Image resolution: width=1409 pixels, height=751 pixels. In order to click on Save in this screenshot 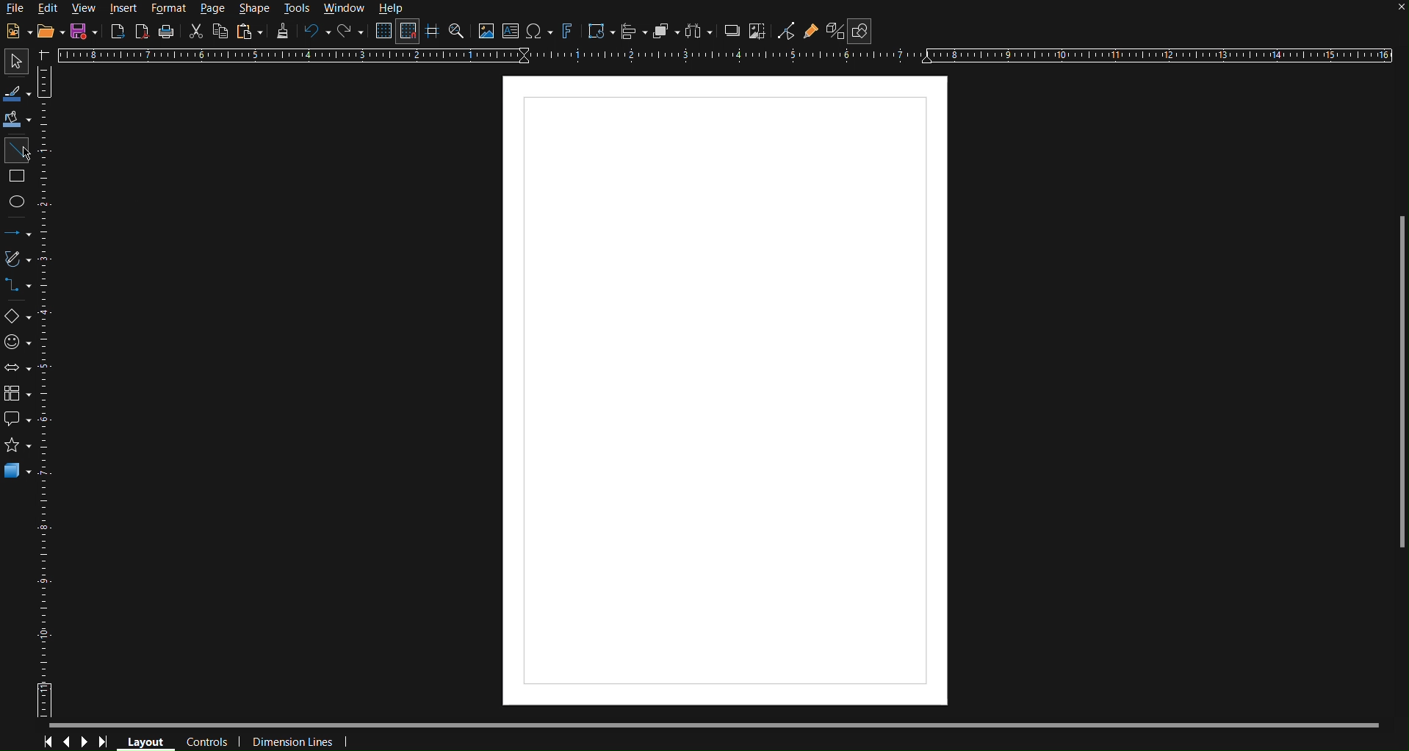, I will do `click(80, 32)`.